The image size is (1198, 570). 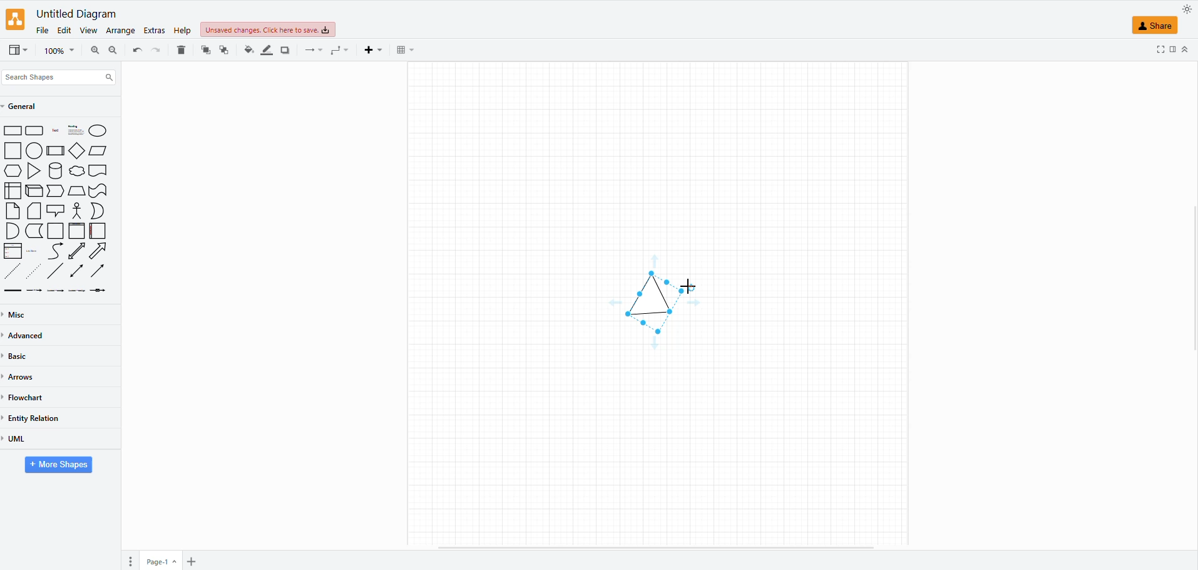 What do you see at coordinates (111, 52) in the screenshot?
I see `zoom in ` at bounding box center [111, 52].